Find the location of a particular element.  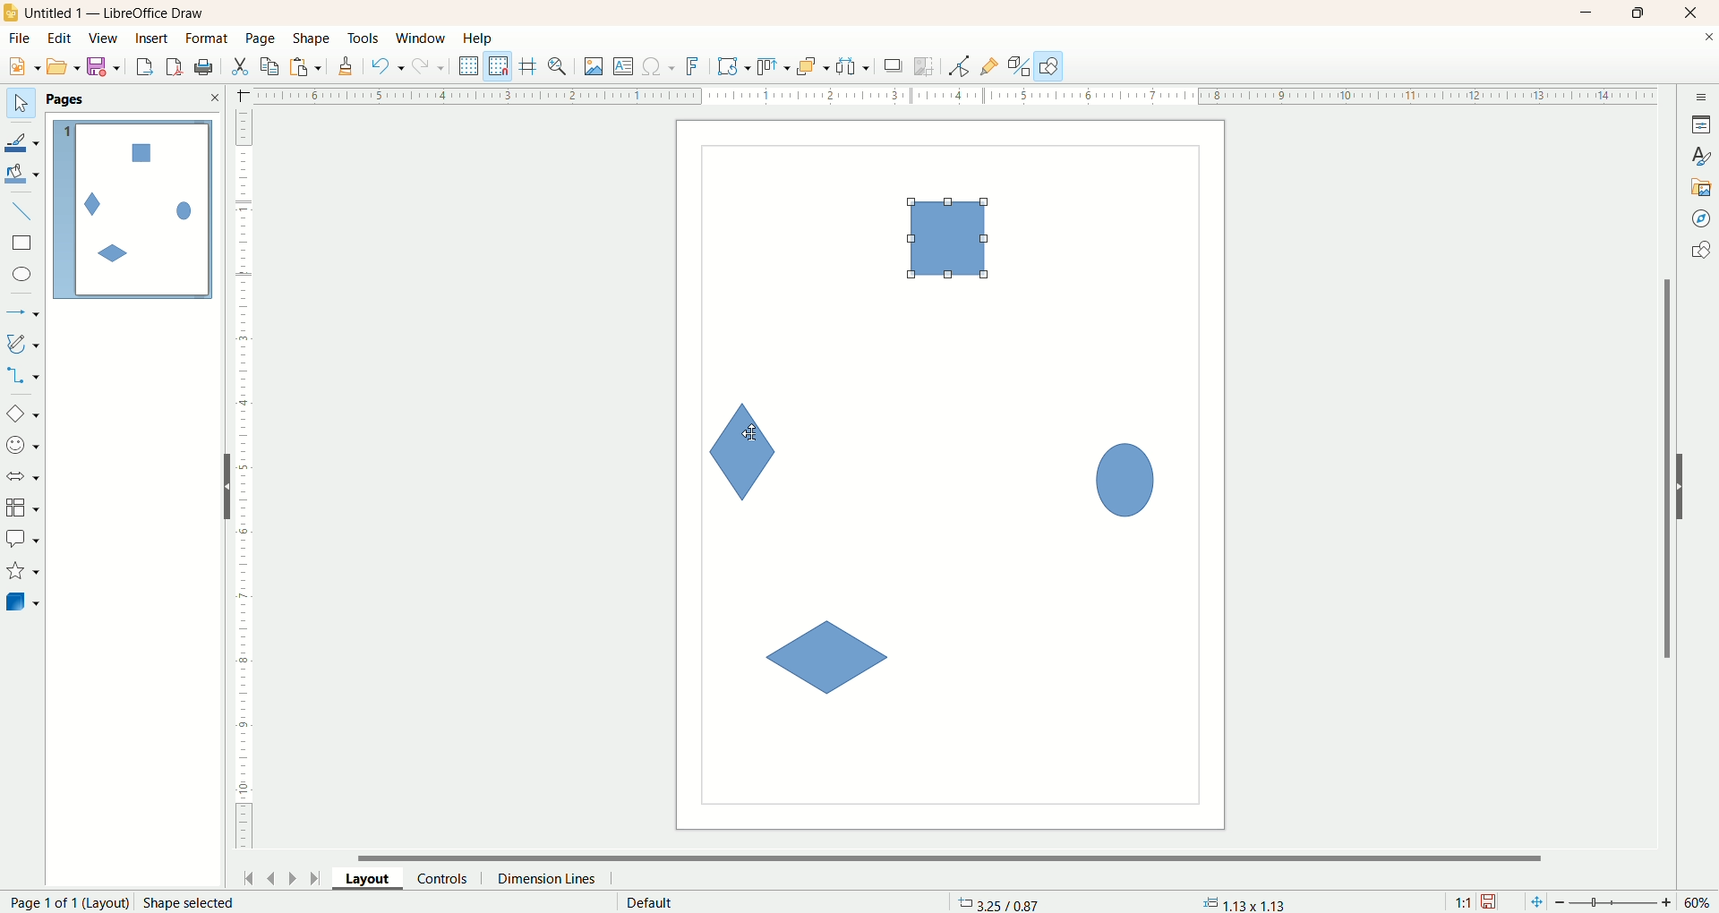

save is located at coordinates (1491, 902).